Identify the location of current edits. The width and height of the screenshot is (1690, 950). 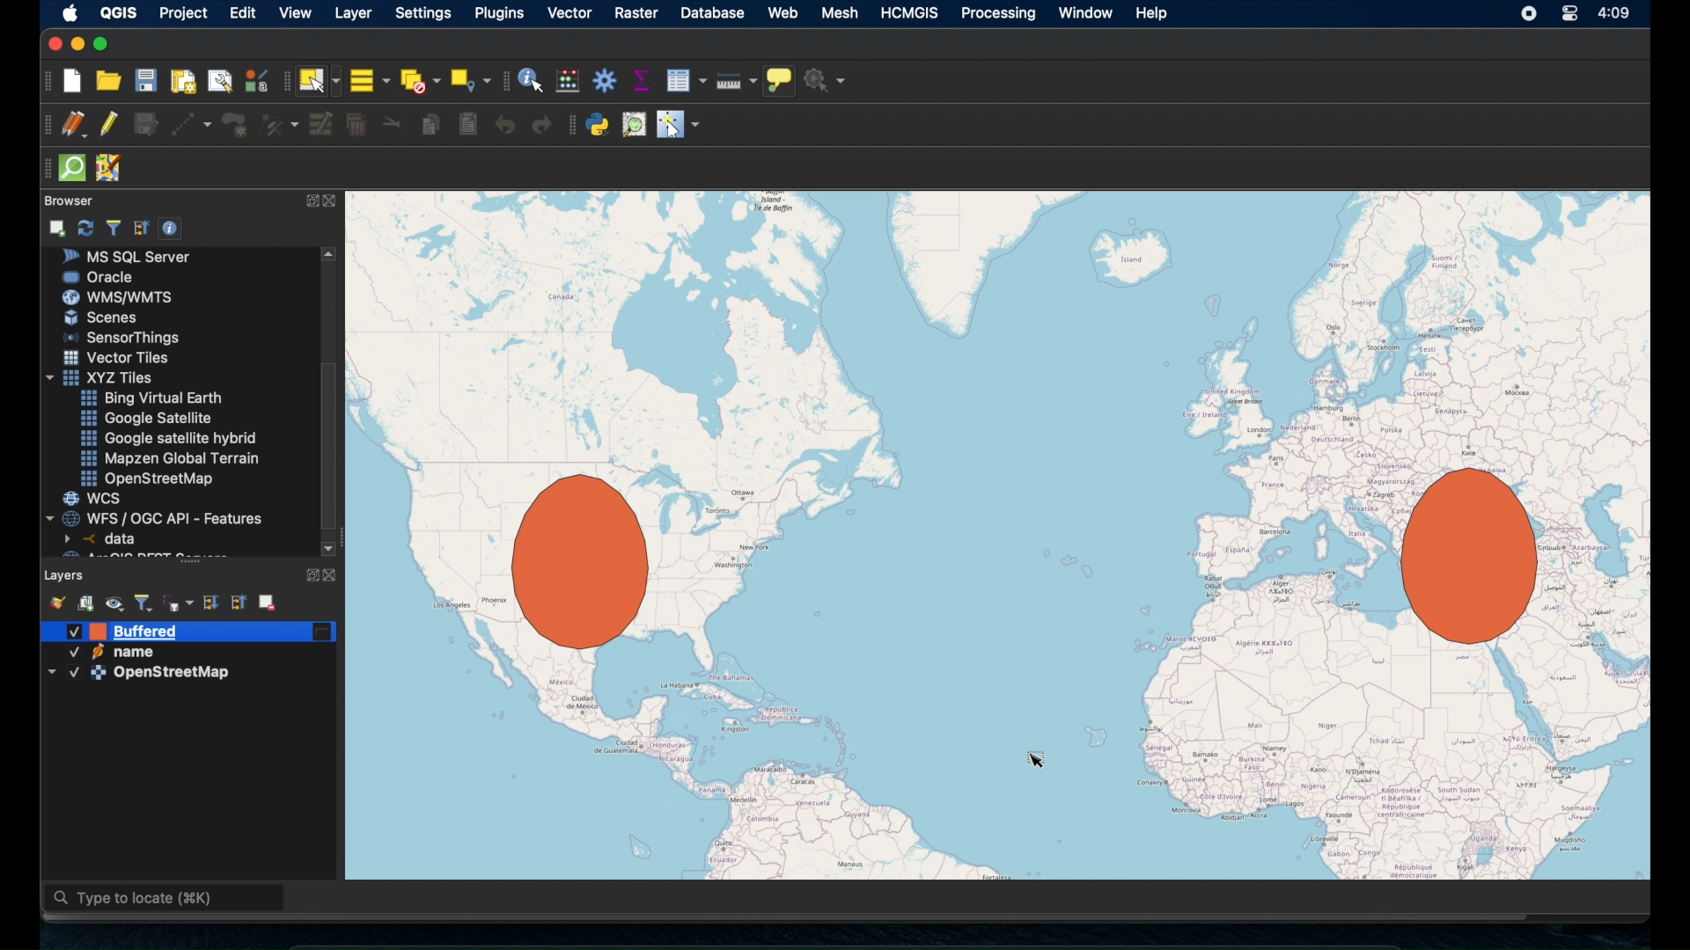
(72, 124).